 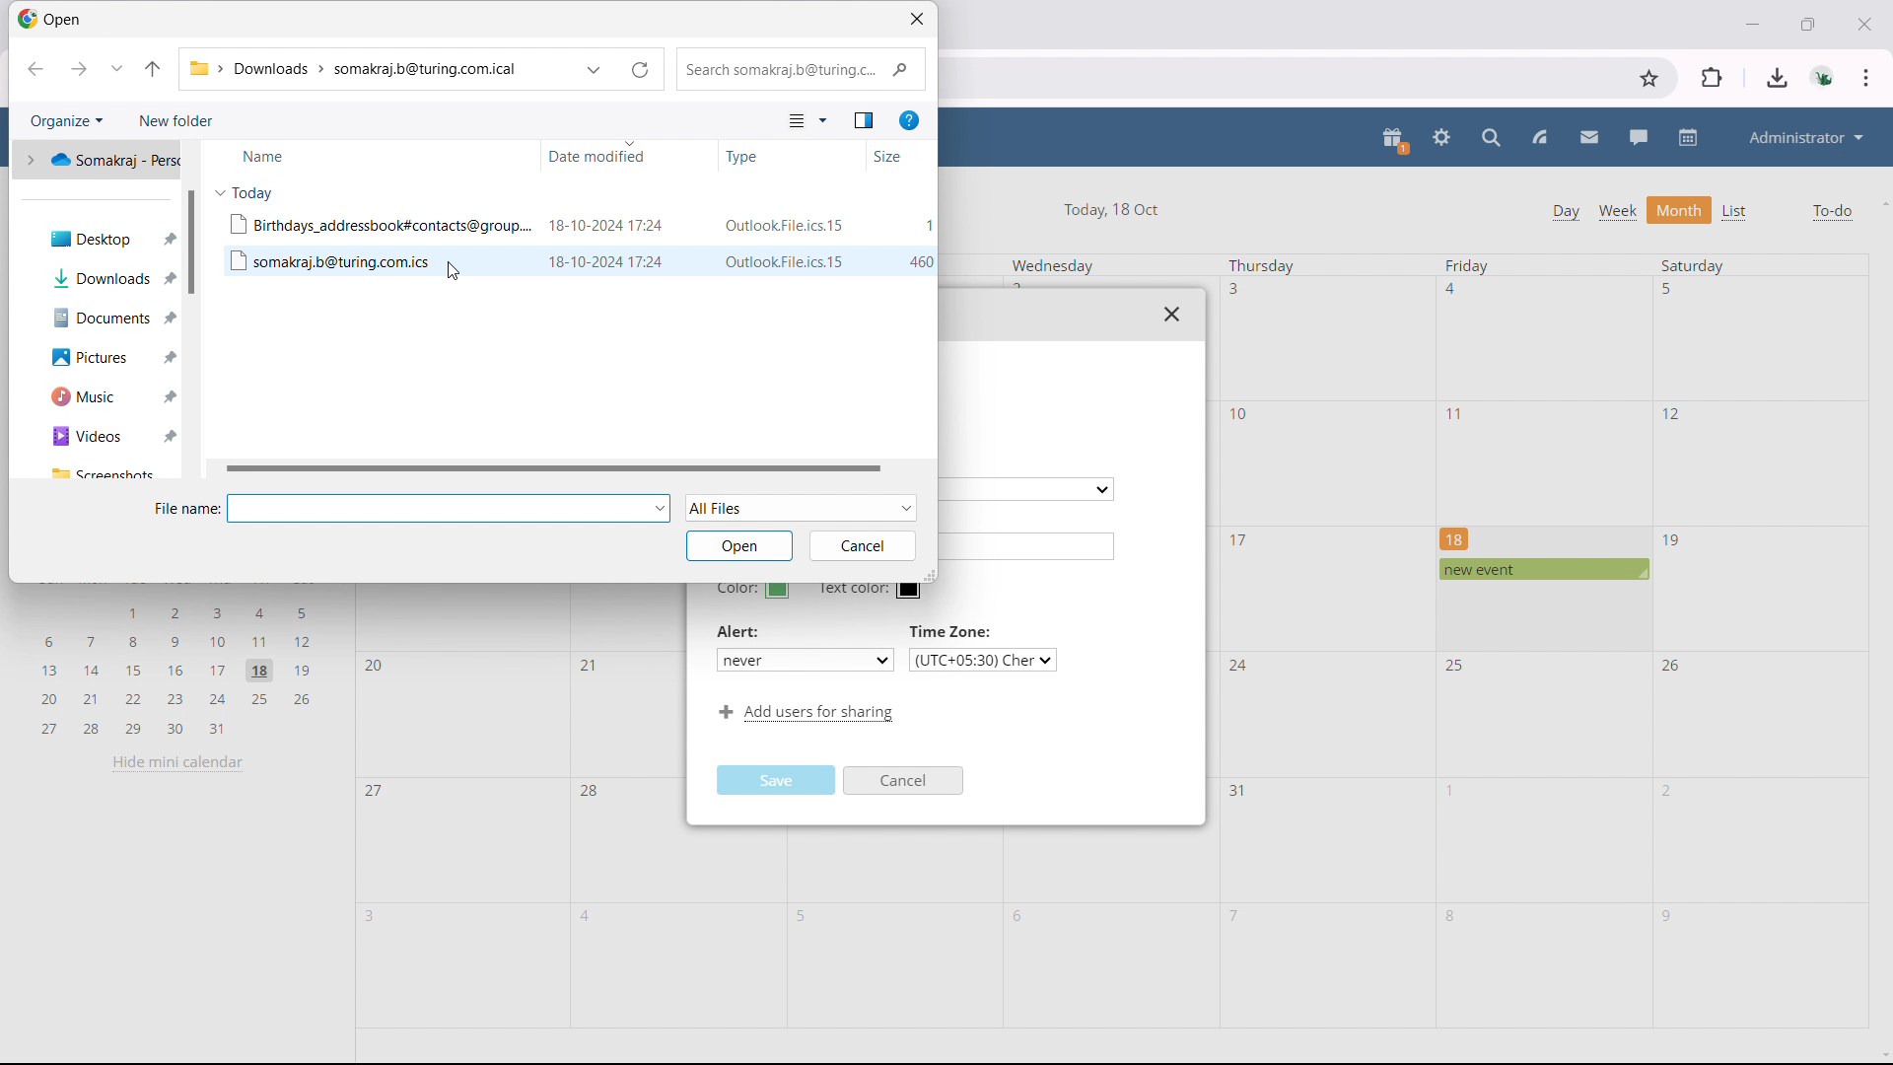 I want to click on accounts, so click(x=1825, y=77).